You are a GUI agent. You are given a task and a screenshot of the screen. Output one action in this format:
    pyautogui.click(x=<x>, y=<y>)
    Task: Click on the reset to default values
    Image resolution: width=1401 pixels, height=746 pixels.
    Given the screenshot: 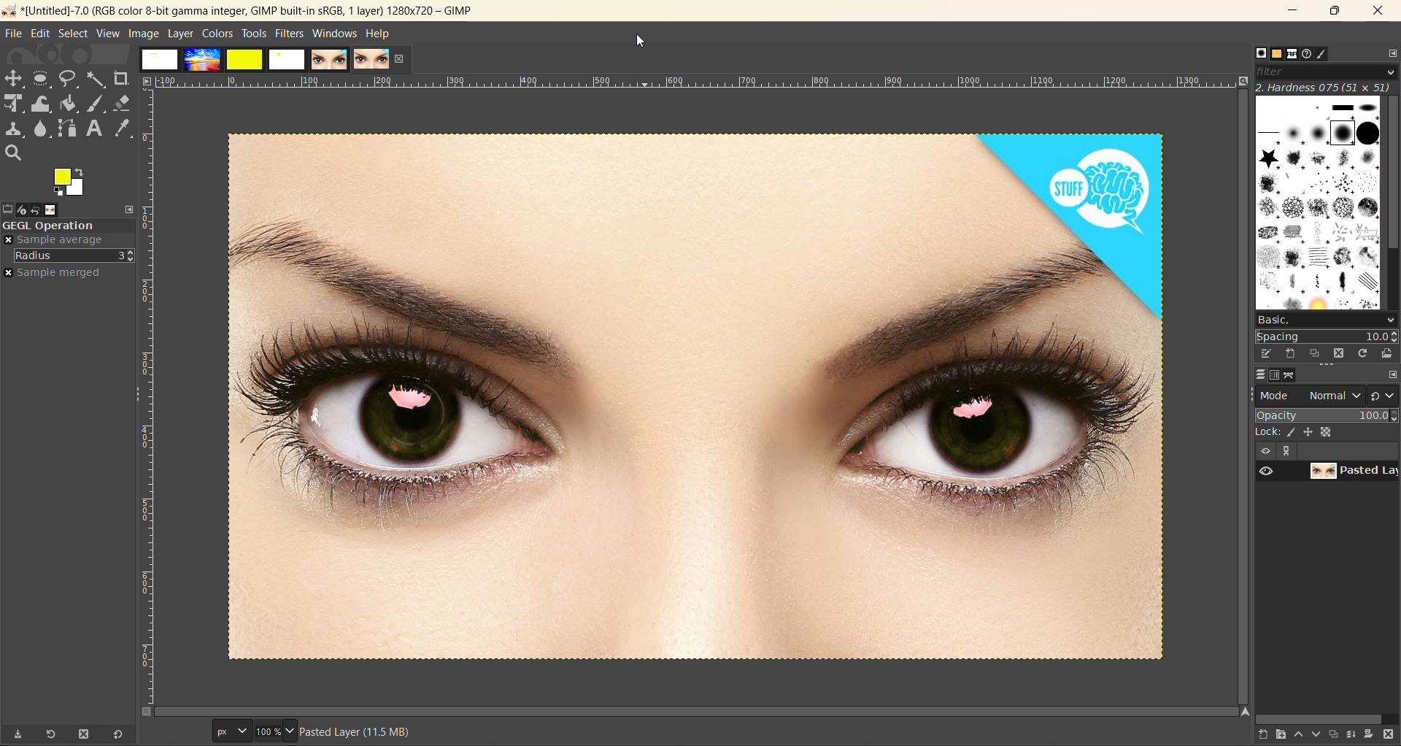 What is the action you would take?
    pyautogui.click(x=121, y=735)
    